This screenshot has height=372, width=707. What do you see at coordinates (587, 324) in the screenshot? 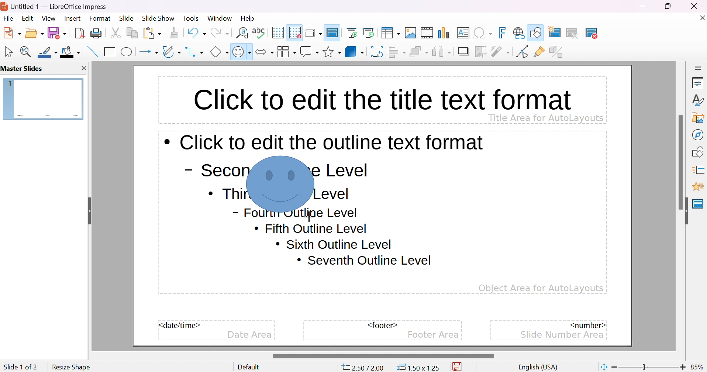
I see `<number>` at bounding box center [587, 324].